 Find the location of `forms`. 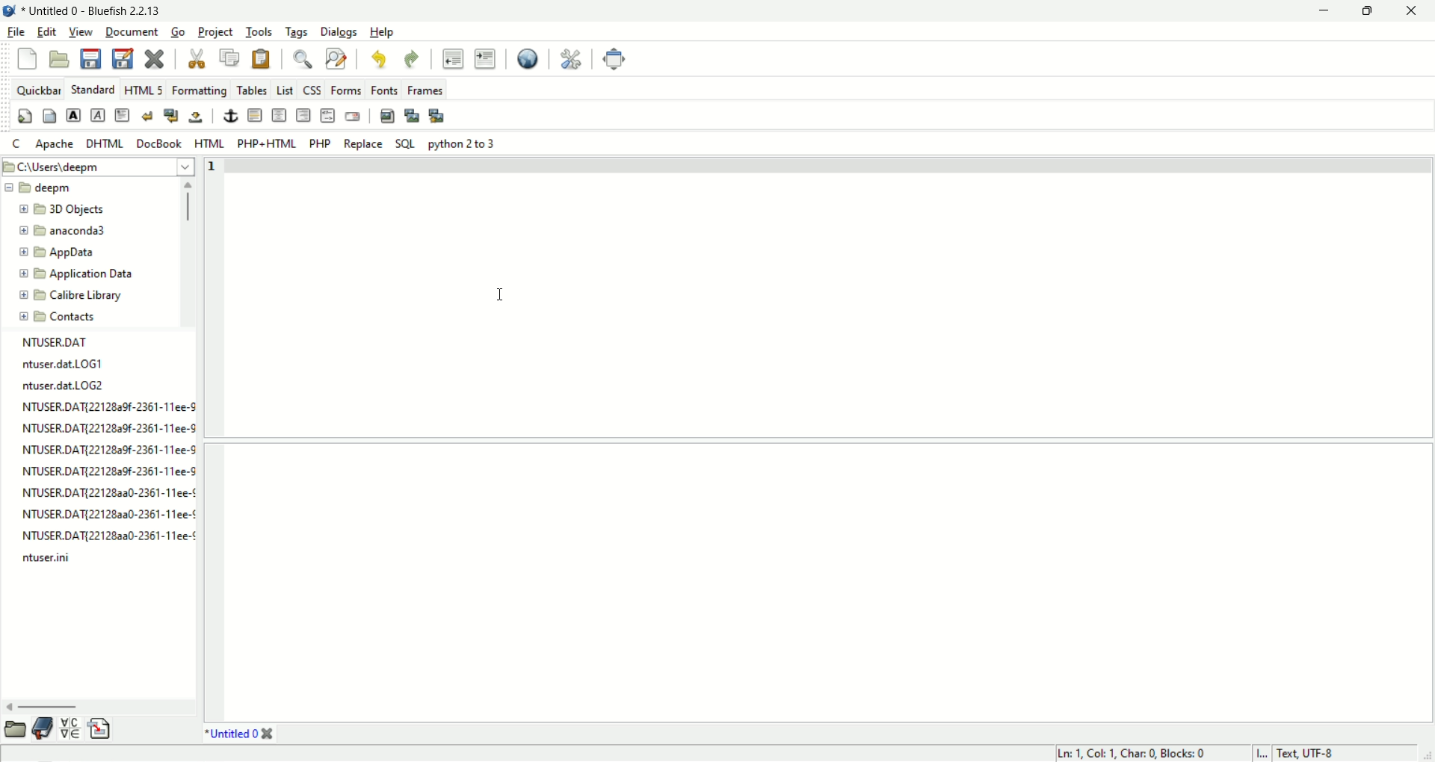

forms is located at coordinates (345, 90).